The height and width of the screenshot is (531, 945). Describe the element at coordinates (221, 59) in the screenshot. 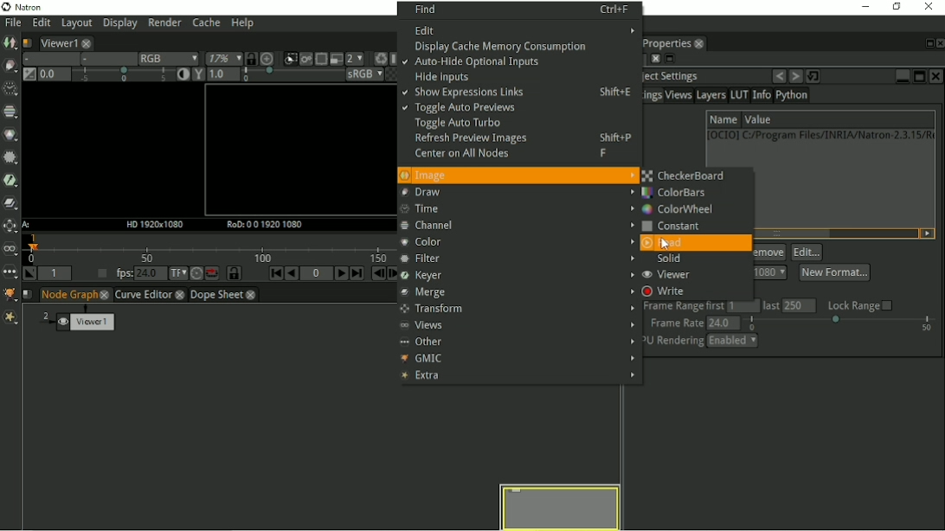

I see `Zoom` at that location.